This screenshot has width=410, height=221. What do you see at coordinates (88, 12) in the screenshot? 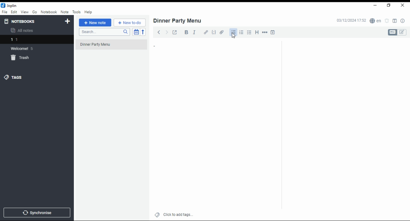
I see `help` at bounding box center [88, 12].